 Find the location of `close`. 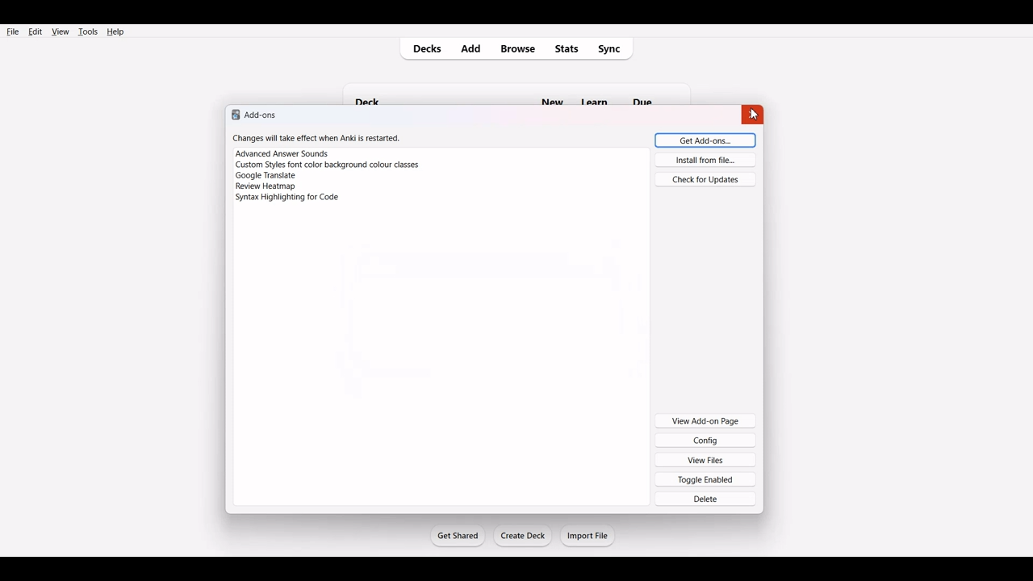

close is located at coordinates (751, 113).